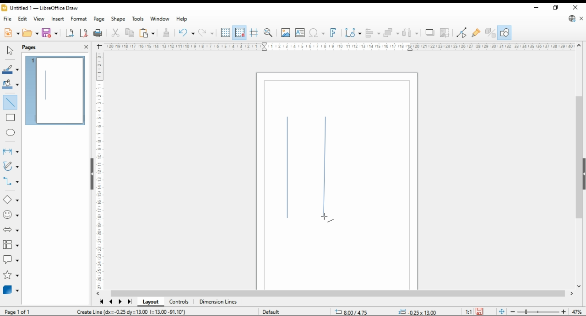 This screenshot has width=586, height=316. Describe the element at coordinates (373, 32) in the screenshot. I see `align objects` at that location.